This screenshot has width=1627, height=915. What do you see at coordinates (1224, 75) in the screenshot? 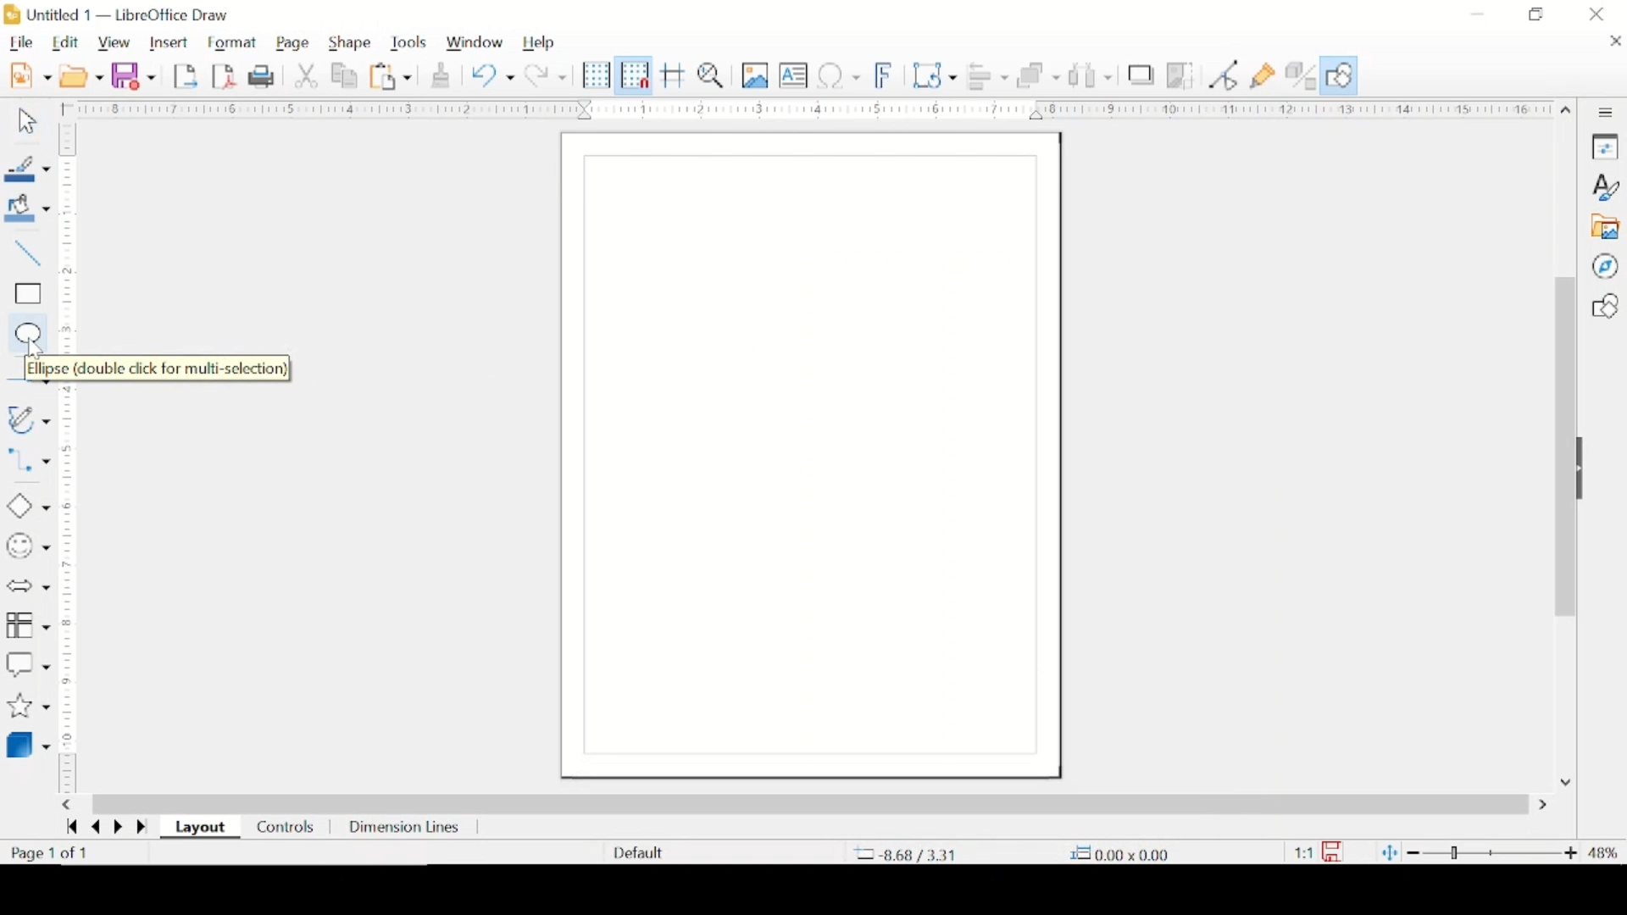
I see `toggle point edit mode ` at bounding box center [1224, 75].